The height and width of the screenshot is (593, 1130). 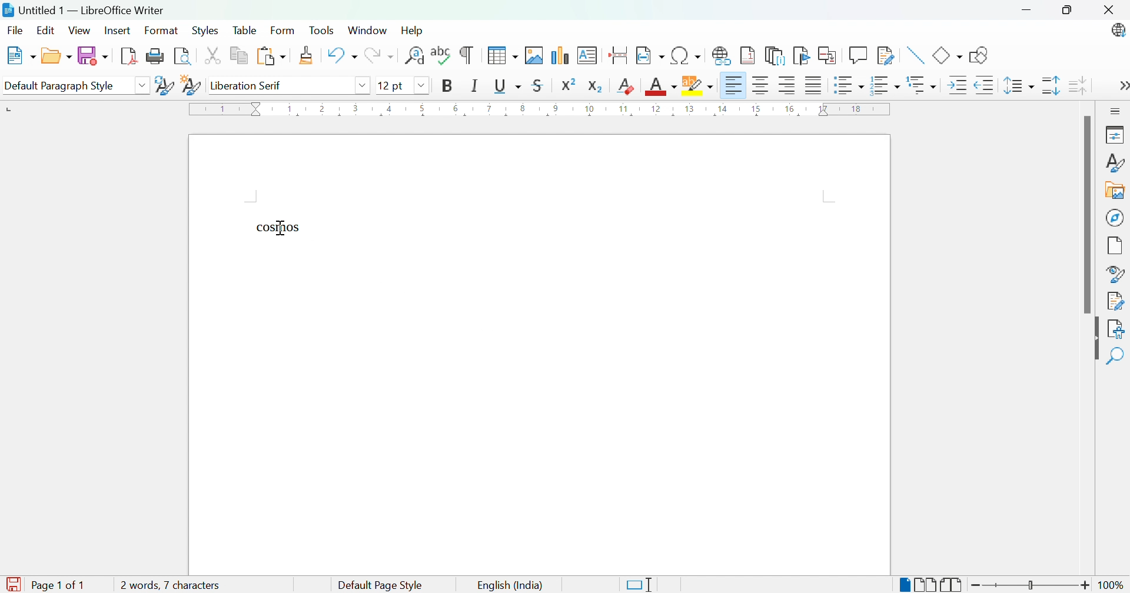 I want to click on Strikethrough, so click(x=539, y=85).